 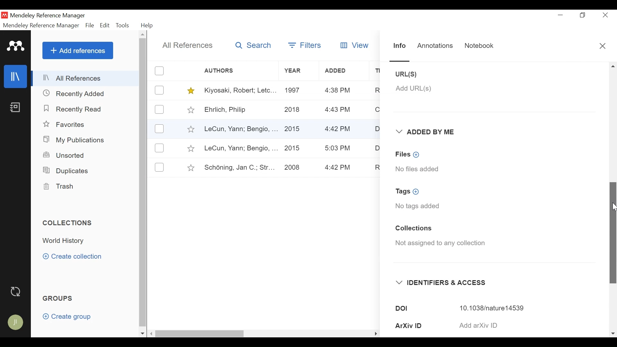 I want to click on (un)select, so click(x=159, y=90).